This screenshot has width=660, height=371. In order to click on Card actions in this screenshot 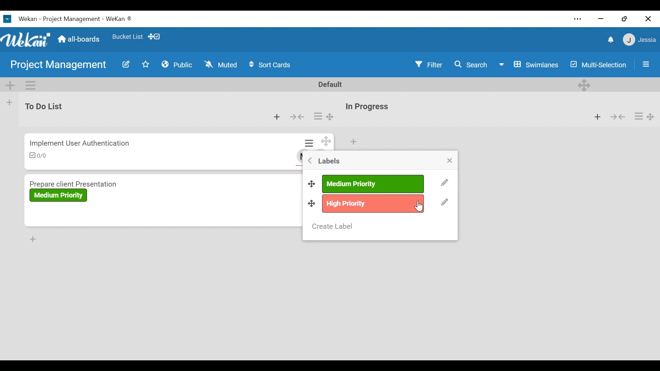, I will do `click(317, 116)`.